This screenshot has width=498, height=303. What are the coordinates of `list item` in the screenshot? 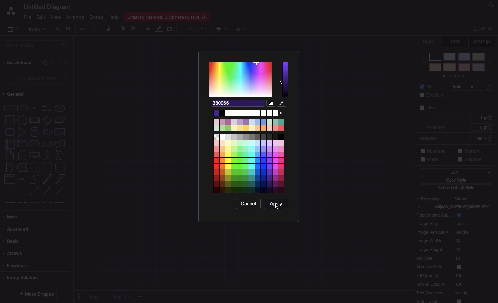 It's located at (21, 178).